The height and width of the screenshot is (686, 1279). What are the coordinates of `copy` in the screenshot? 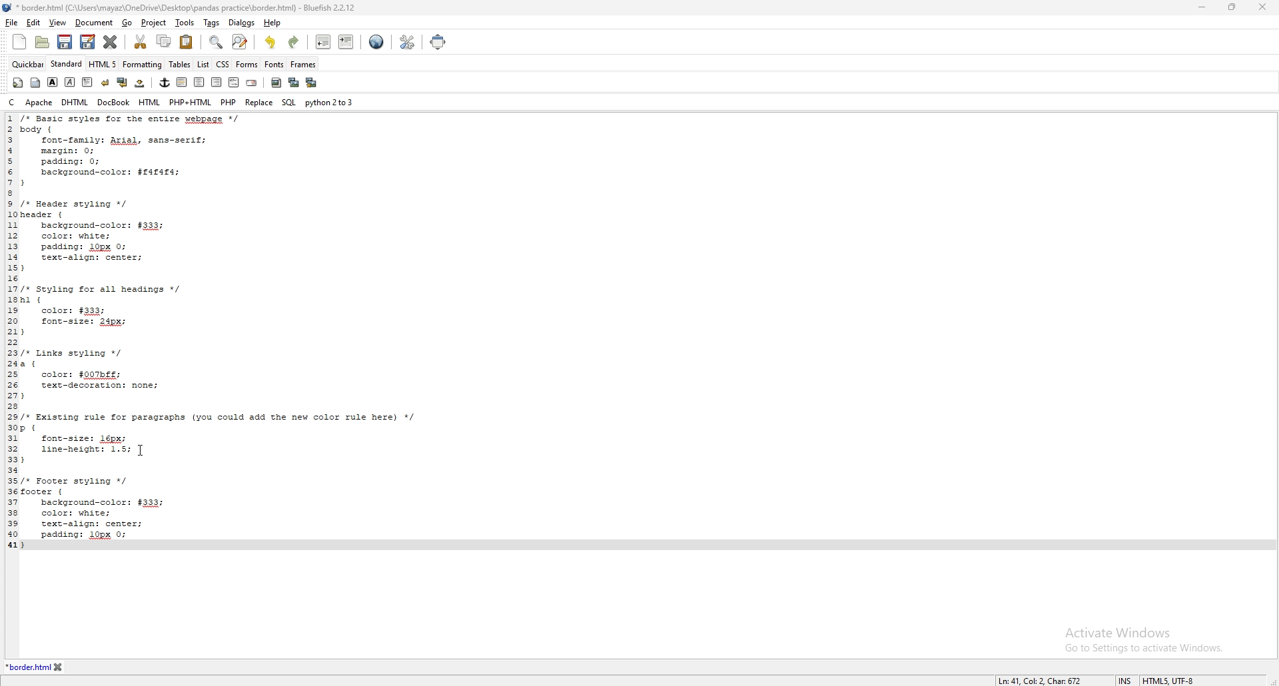 It's located at (163, 41).